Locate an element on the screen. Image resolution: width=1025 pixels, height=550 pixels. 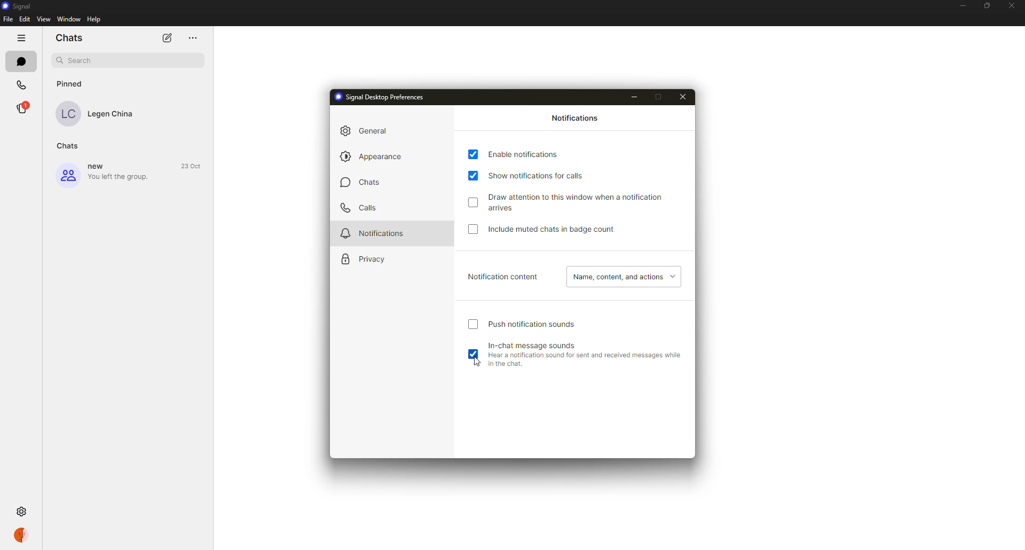
privacy is located at coordinates (370, 258).